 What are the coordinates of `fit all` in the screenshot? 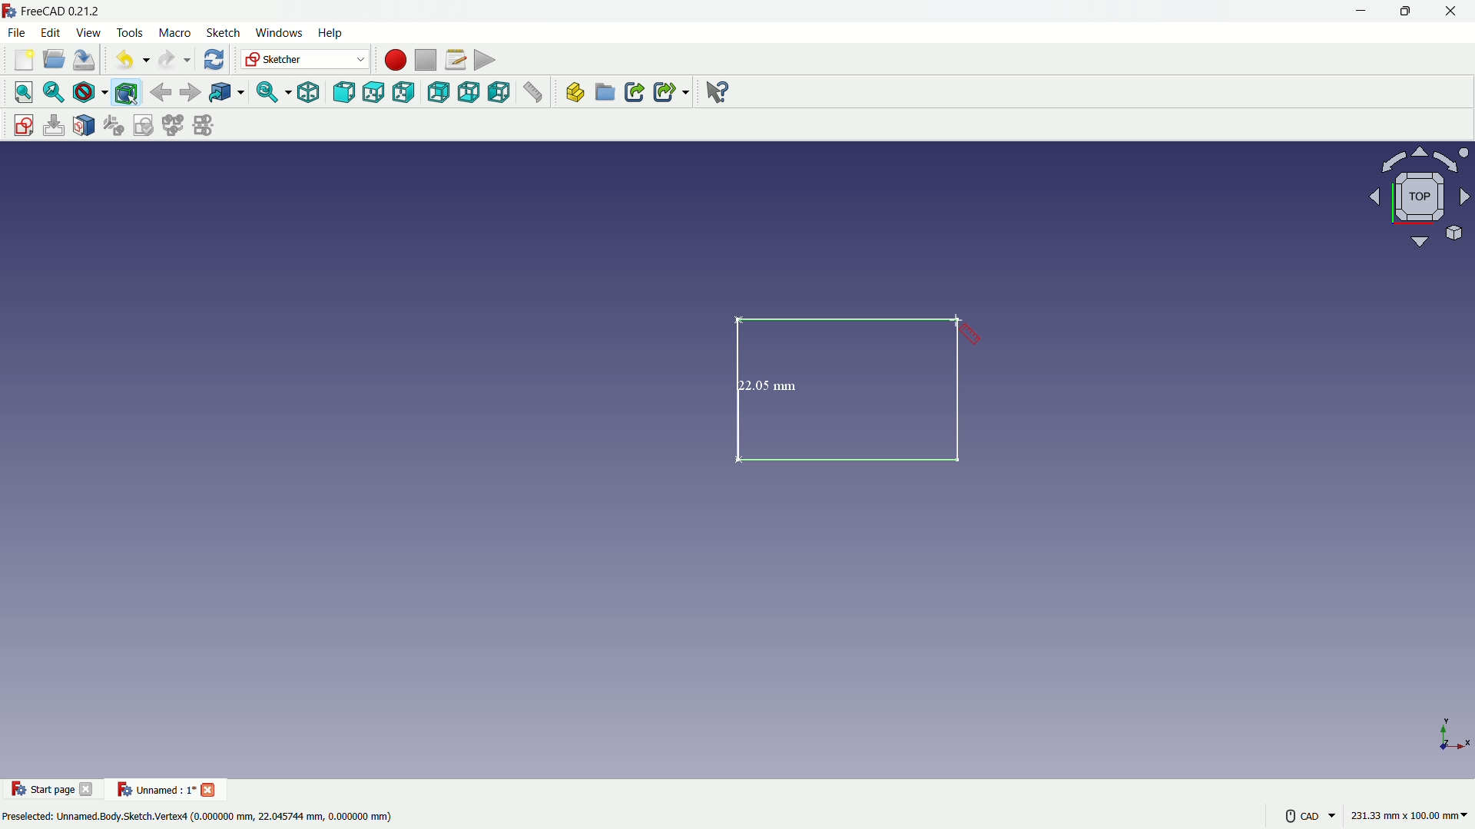 It's located at (20, 92).